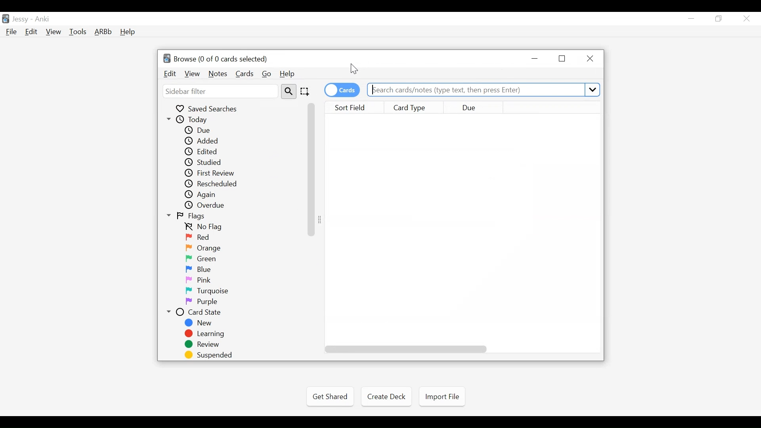 This screenshot has width=761, height=428. I want to click on Anki, so click(44, 19).